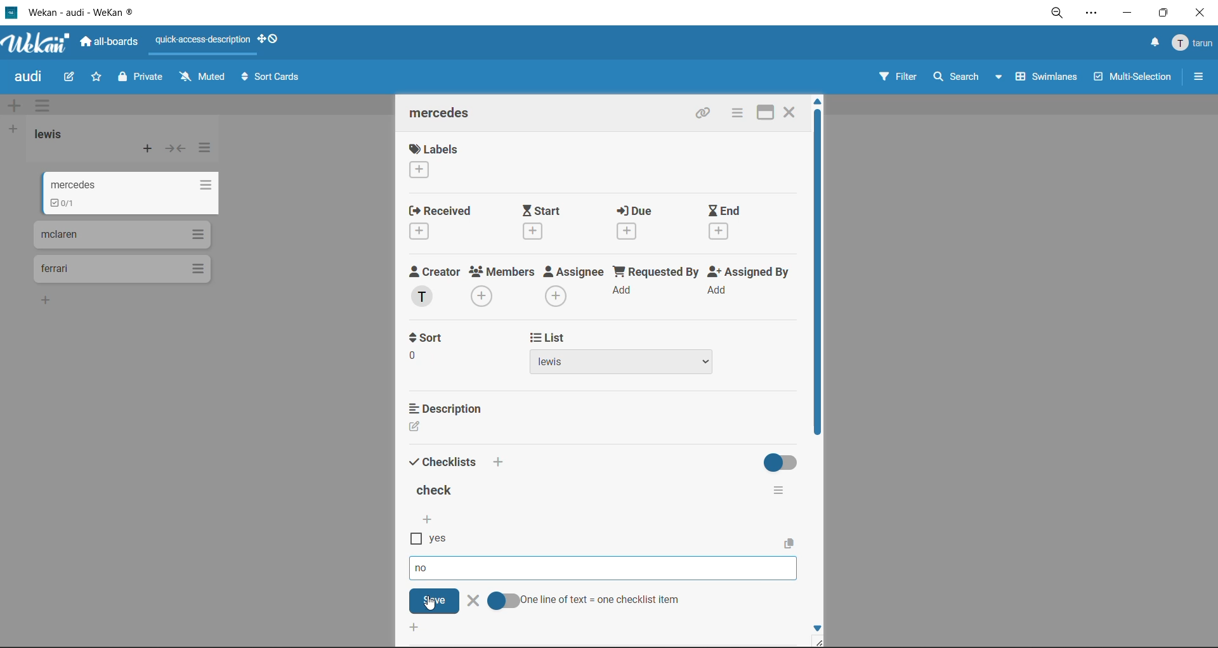 The height and width of the screenshot is (648, 1218). Describe the element at coordinates (442, 224) in the screenshot. I see `recieved` at that location.